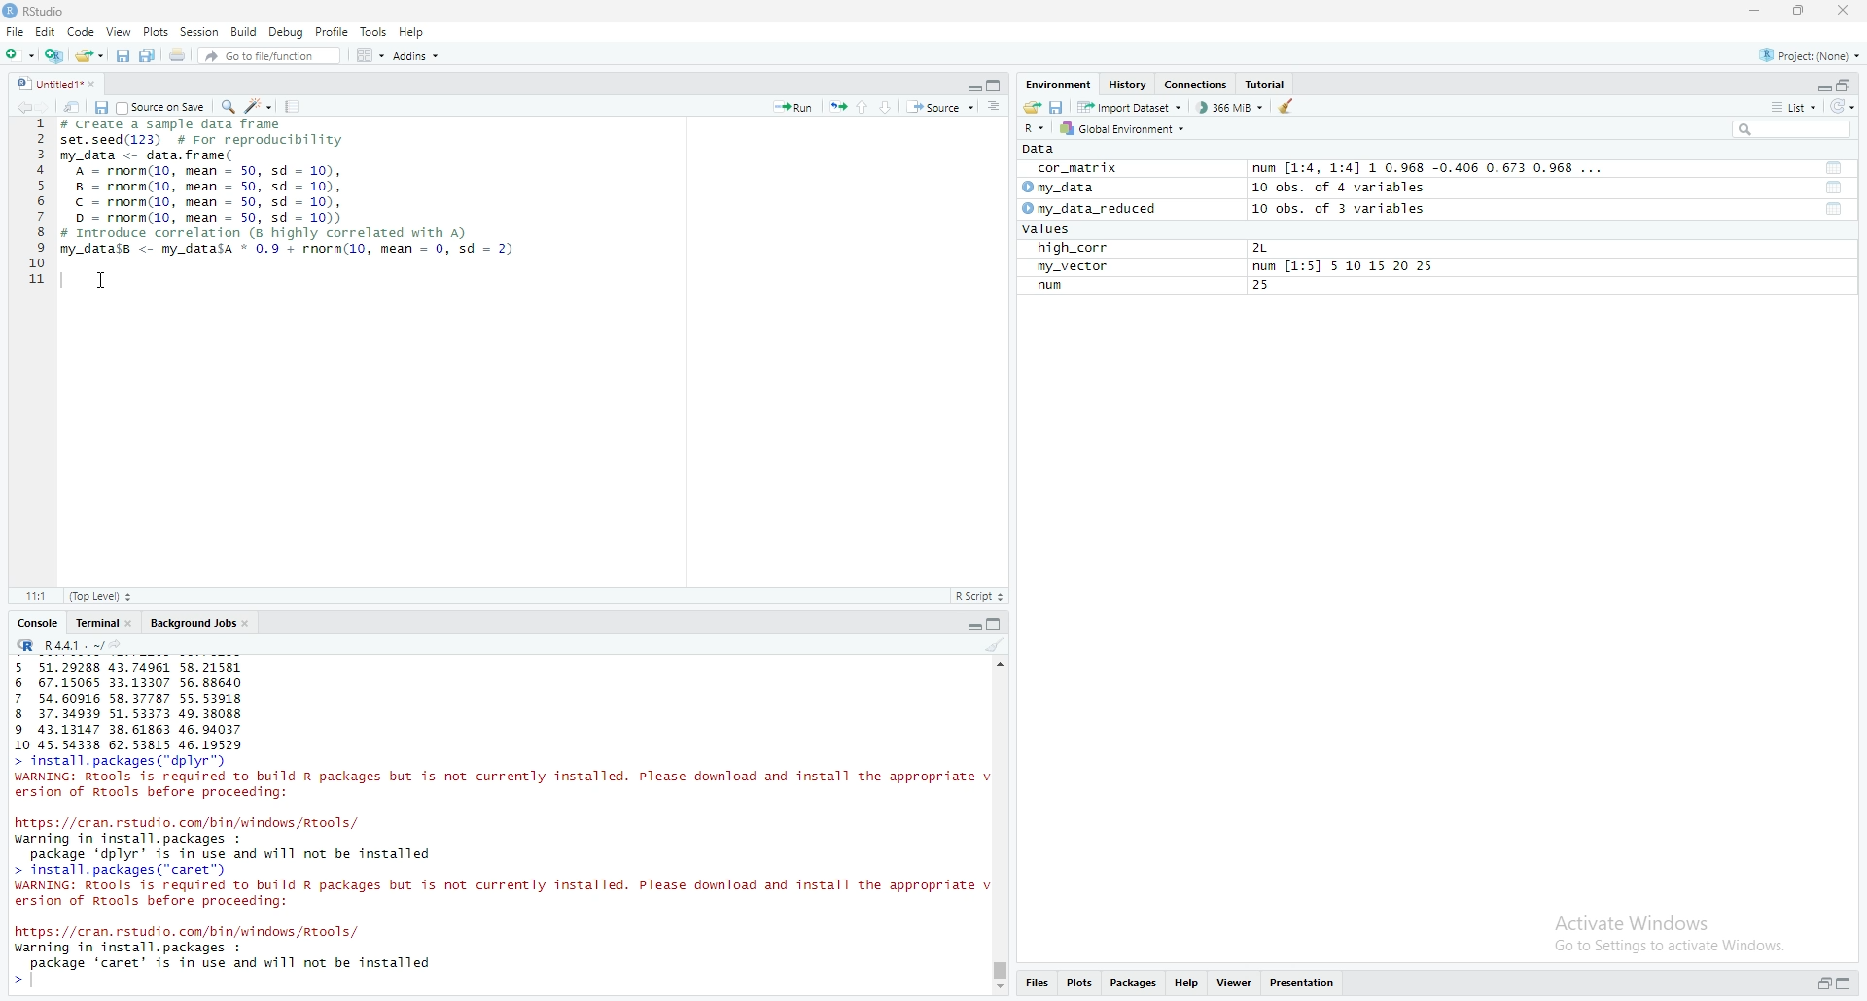  Describe the element at coordinates (229, 107) in the screenshot. I see `search` at that location.